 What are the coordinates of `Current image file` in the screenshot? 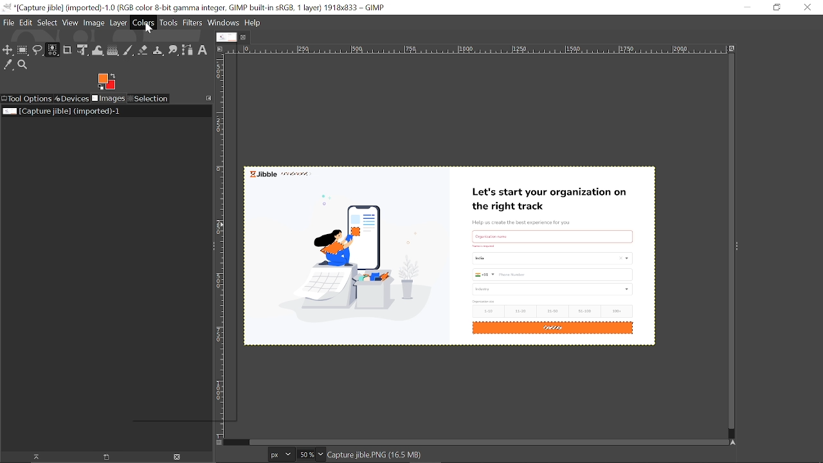 It's located at (62, 111).